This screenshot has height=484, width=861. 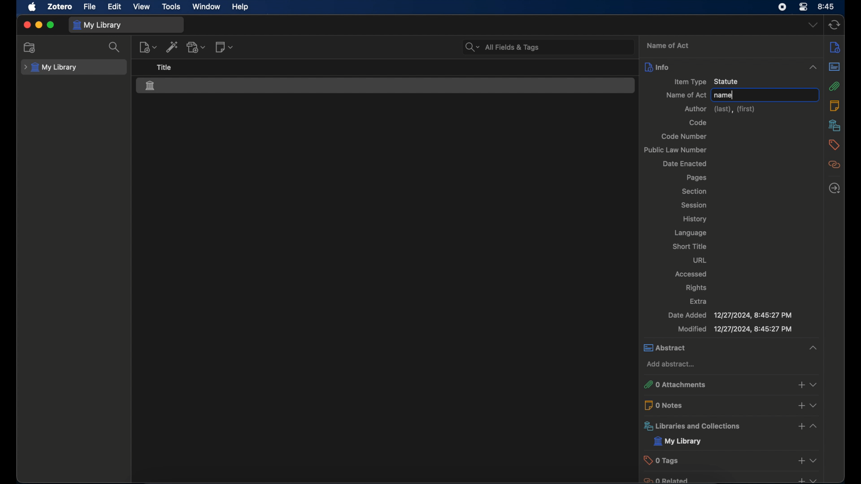 I want to click on info, so click(x=836, y=48).